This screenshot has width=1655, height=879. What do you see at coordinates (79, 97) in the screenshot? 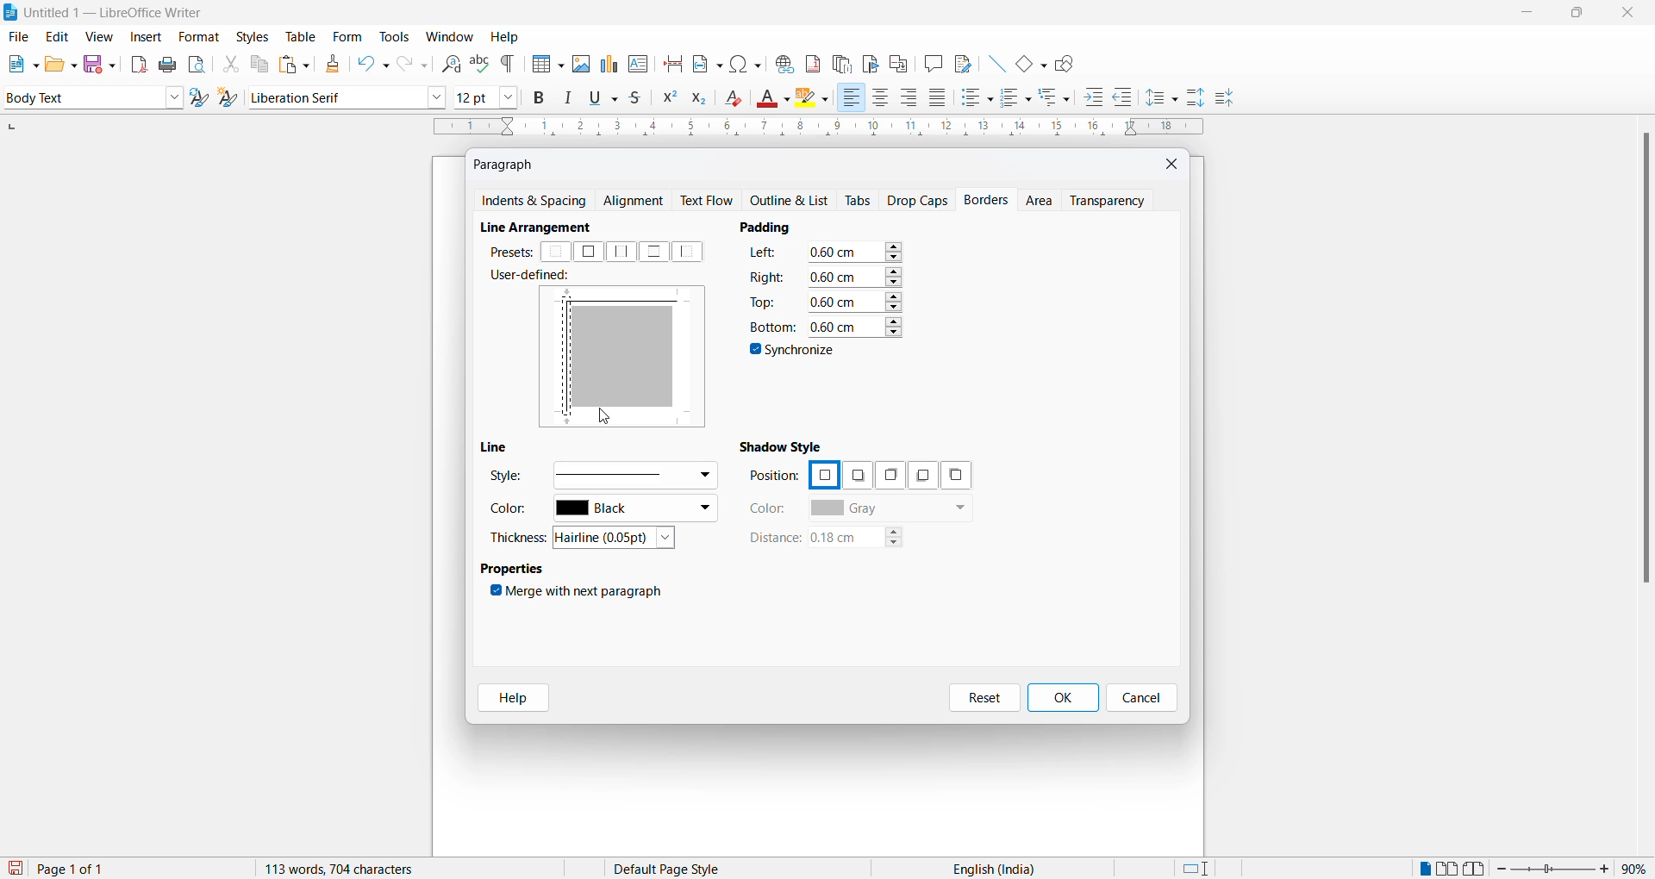
I see `style` at bounding box center [79, 97].